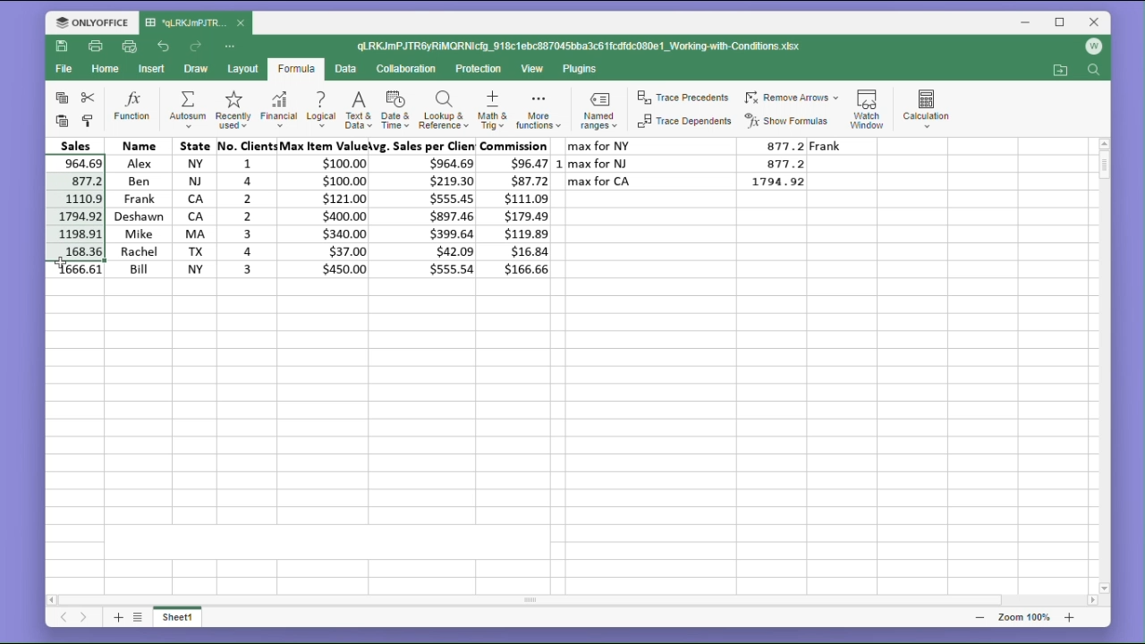 The image size is (1145, 644). I want to click on zoom 100%, so click(1021, 617).